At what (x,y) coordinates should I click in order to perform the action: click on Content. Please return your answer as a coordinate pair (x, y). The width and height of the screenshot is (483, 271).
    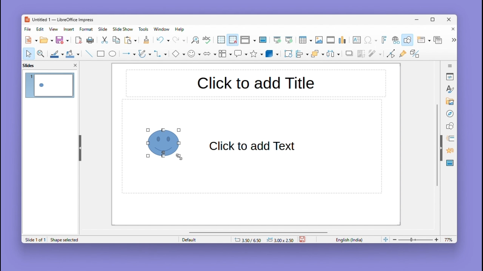
    Looking at the image, I should click on (254, 146).